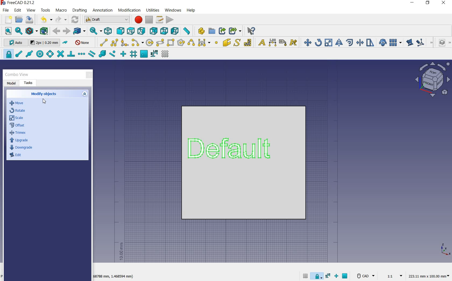  I want to click on polygon, so click(181, 42).